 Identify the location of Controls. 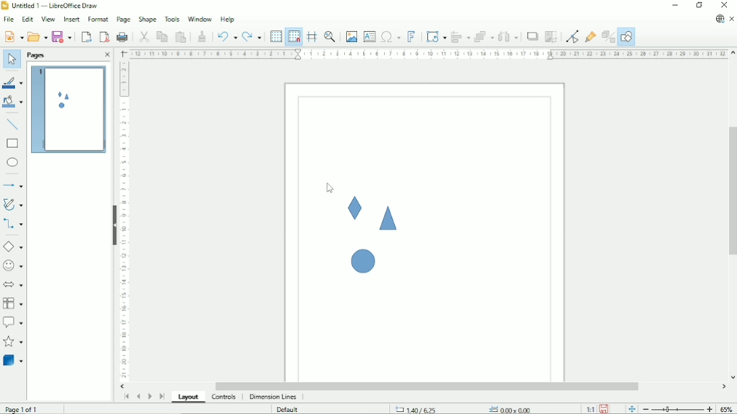
(224, 398).